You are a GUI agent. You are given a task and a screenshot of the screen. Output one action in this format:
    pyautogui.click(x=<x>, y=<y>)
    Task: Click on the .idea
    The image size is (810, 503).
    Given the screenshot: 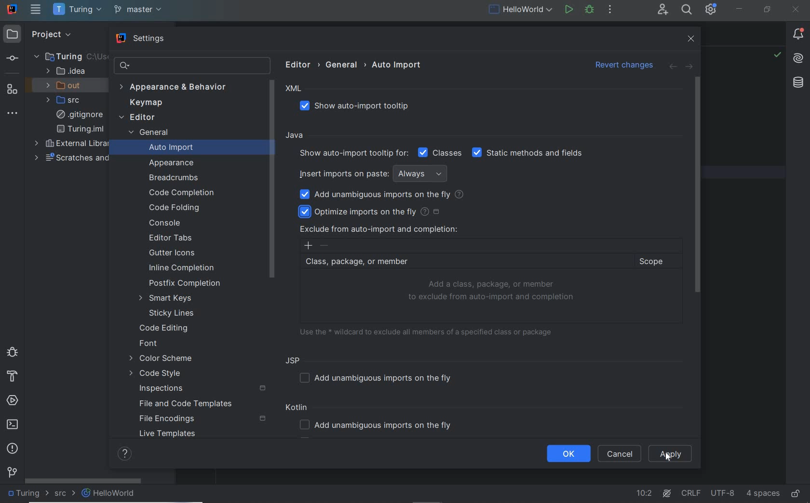 What is the action you would take?
    pyautogui.click(x=66, y=71)
    